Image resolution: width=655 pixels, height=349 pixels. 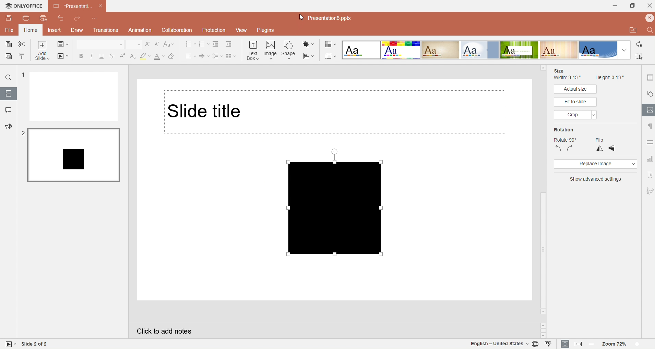 I want to click on Customize quick access toolbar, so click(x=96, y=18).